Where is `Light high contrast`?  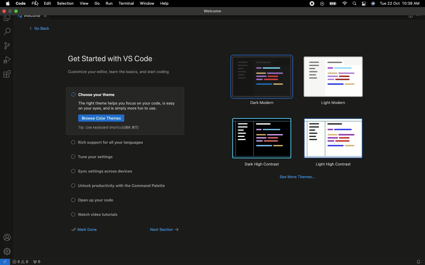 Light high contrast is located at coordinates (333, 143).